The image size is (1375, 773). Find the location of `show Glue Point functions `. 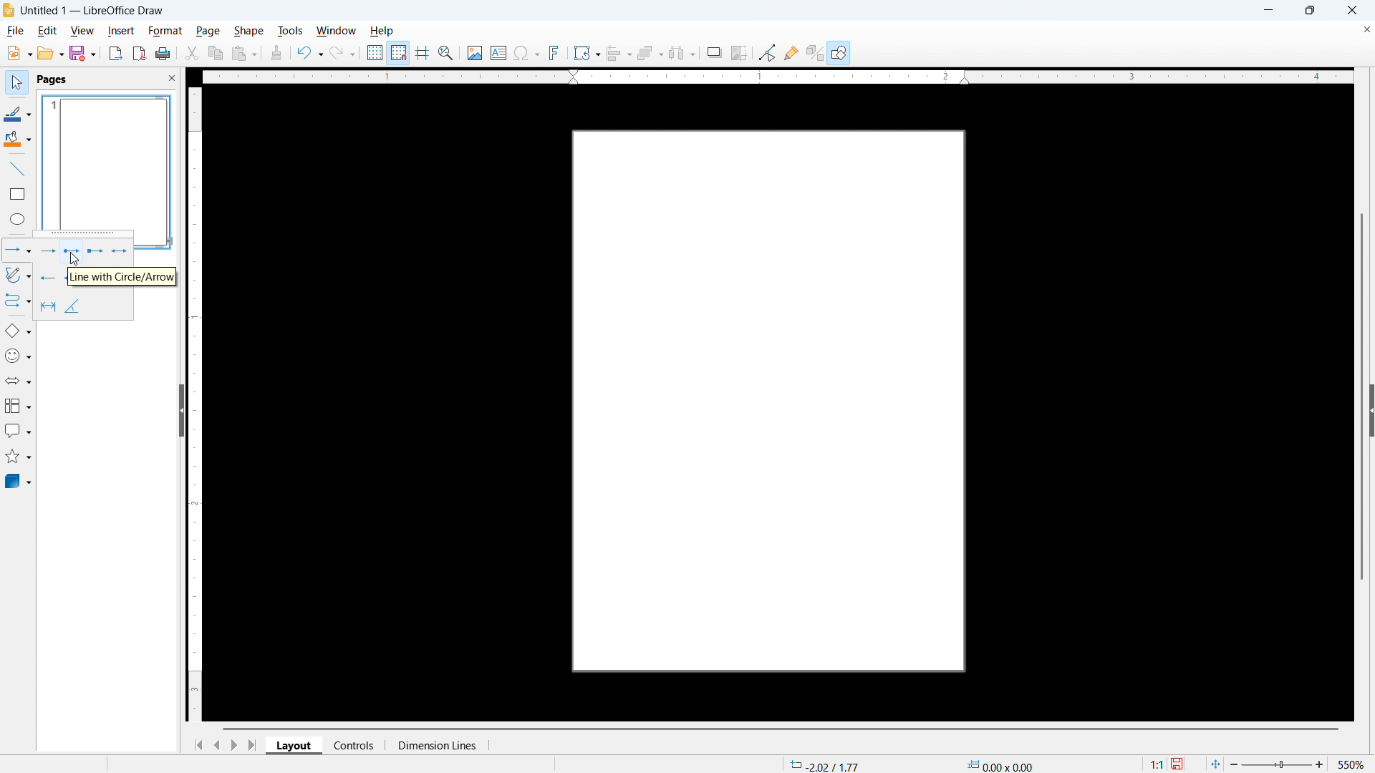

show Glue Point functions  is located at coordinates (791, 52).